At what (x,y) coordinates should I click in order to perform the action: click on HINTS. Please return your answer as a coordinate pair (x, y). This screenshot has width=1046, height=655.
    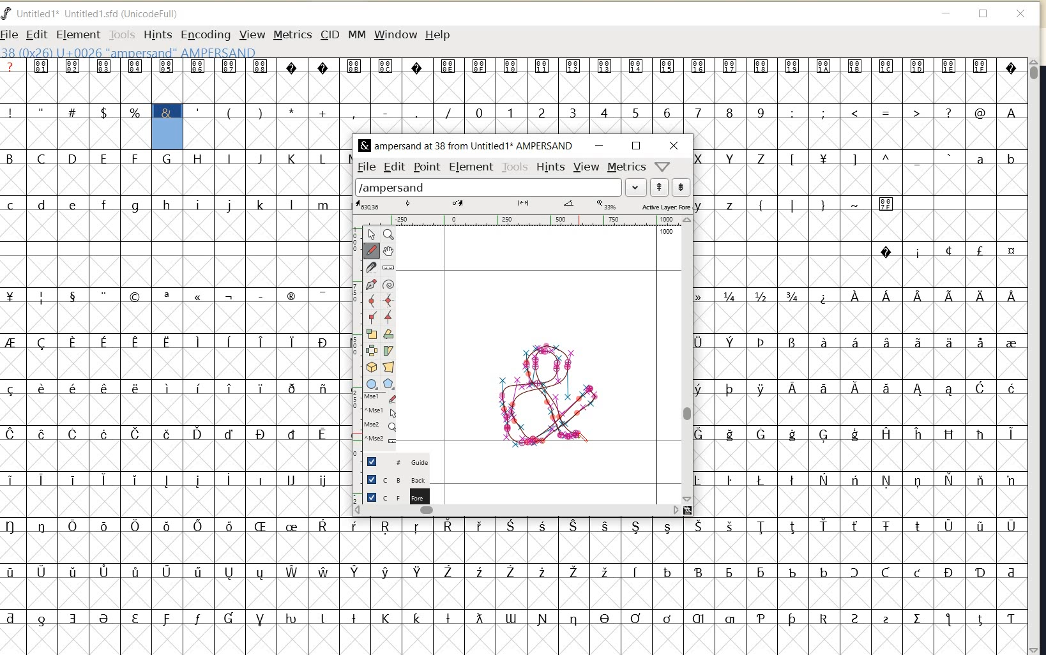
    Looking at the image, I should click on (157, 35).